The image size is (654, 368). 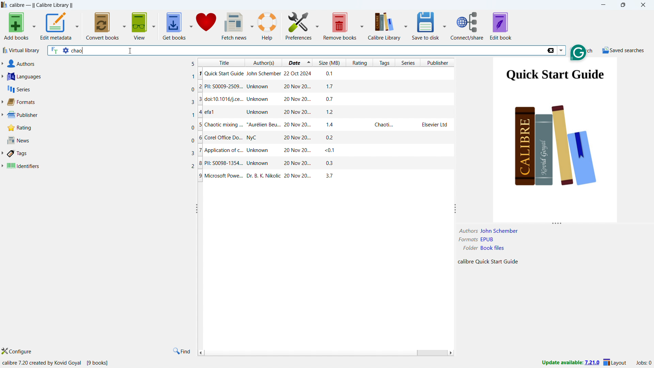 I want to click on get books options, so click(x=191, y=25).